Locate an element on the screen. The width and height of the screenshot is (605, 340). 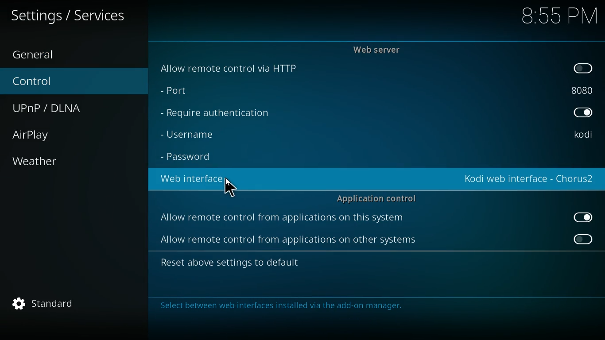
8080 is located at coordinates (582, 89).